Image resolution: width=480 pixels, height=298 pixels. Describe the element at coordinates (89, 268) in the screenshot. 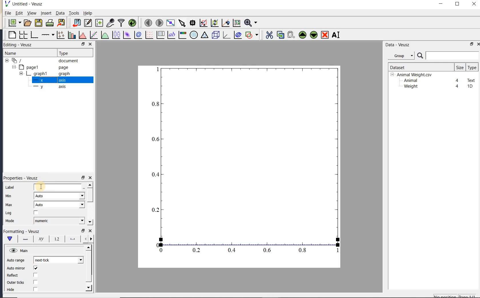

I see `scrollbar` at that location.